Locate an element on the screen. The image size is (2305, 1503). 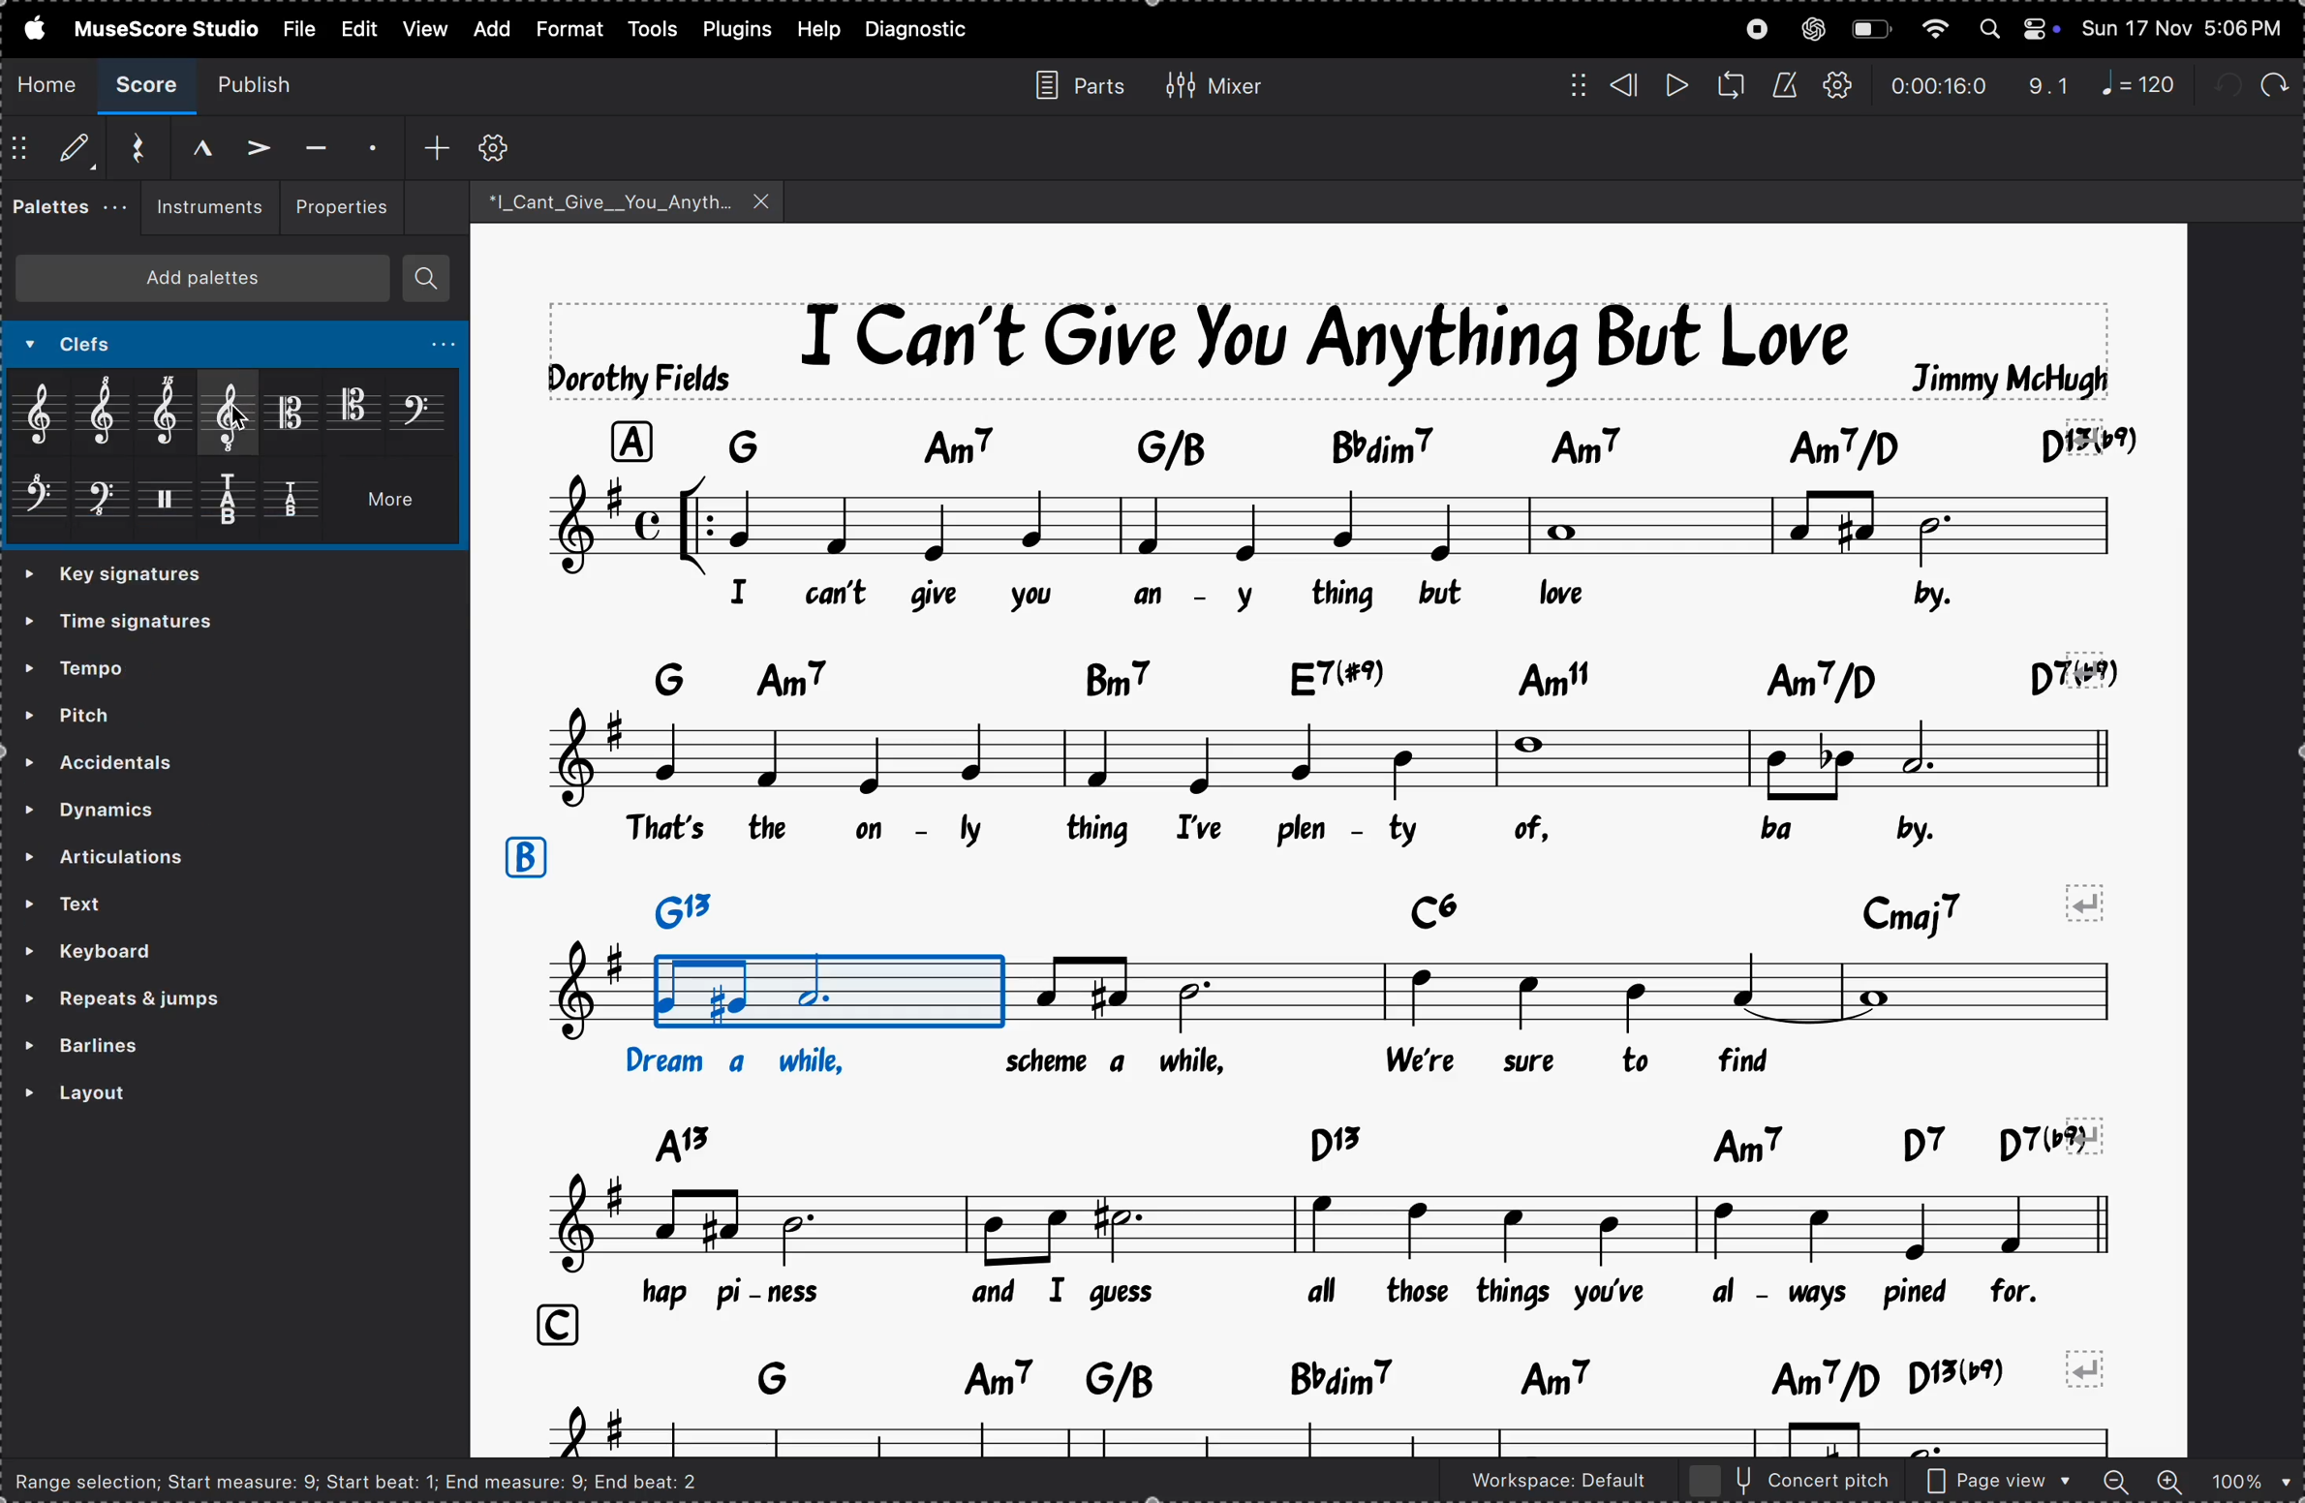
publish is located at coordinates (267, 83).